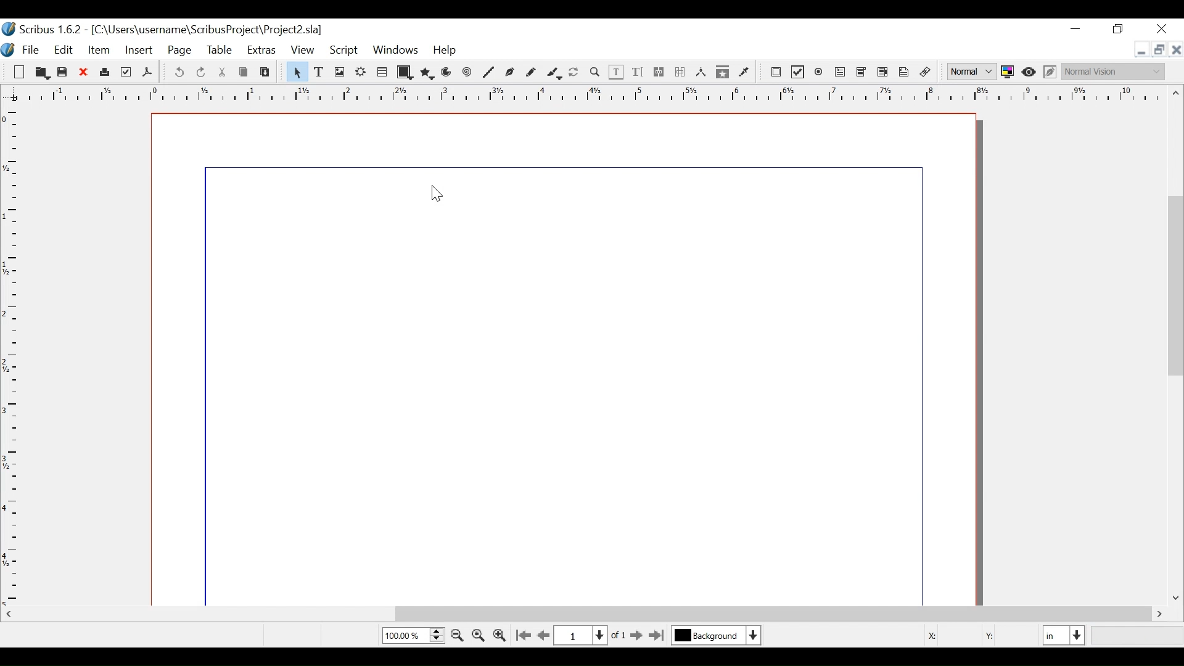 The width and height of the screenshot is (1184, 666). Describe the element at coordinates (466, 73) in the screenshot. I see `Spiral ` at that location.